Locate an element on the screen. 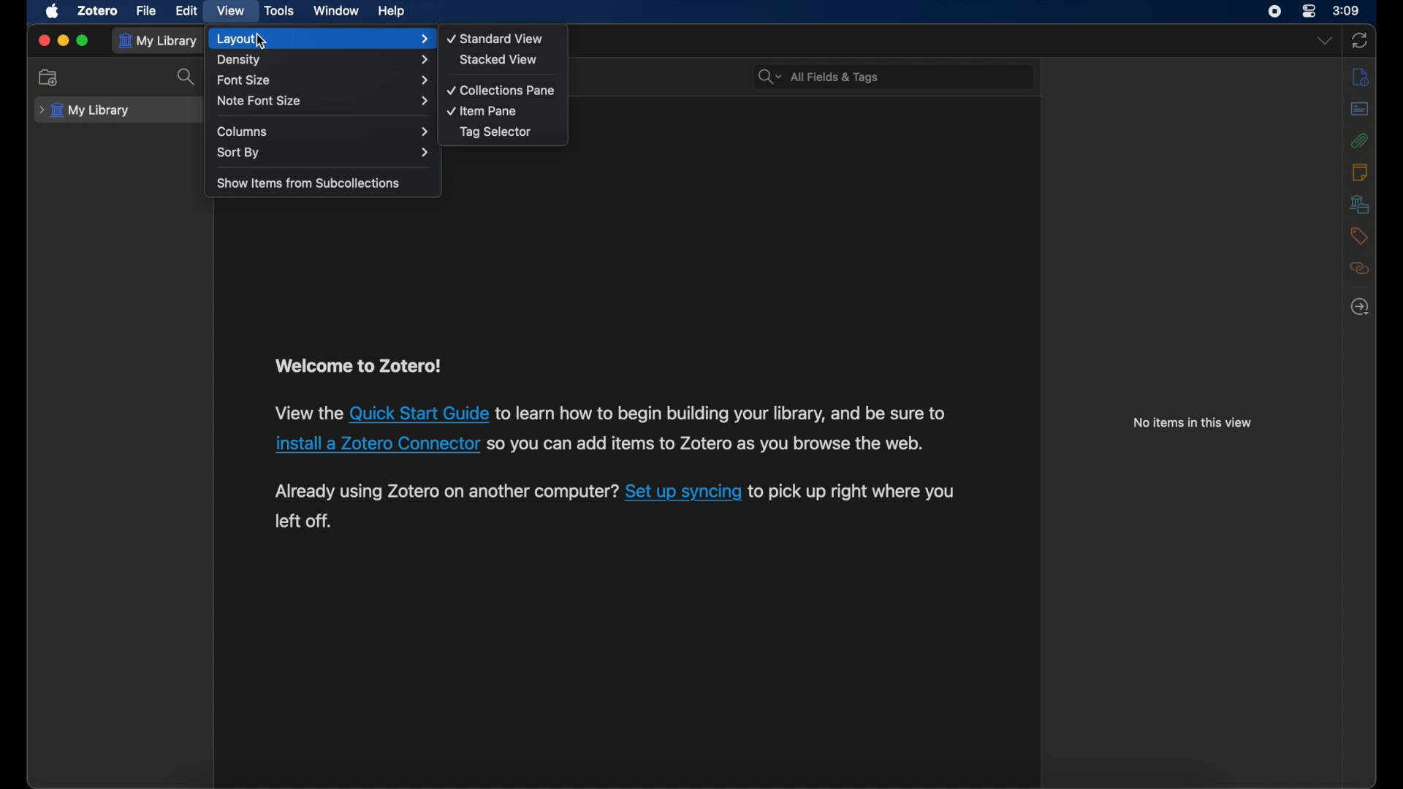 The image size is (1403, 789). control center is located at coordinates (1309, 12).